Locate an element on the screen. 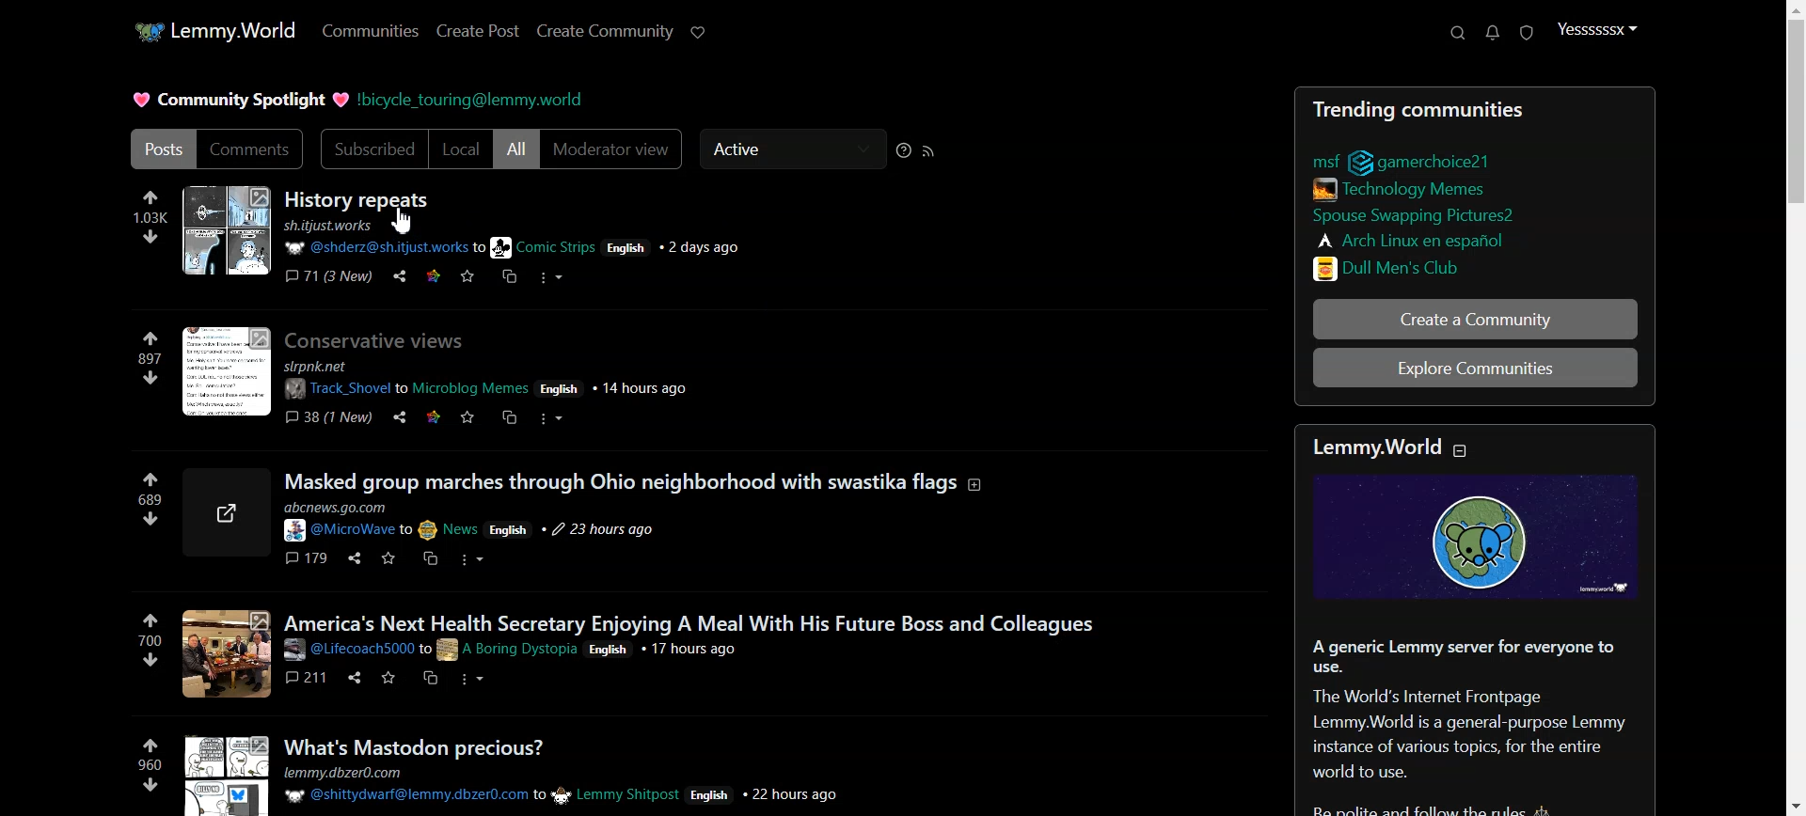  Profile is located at coordinates (1595, 29).